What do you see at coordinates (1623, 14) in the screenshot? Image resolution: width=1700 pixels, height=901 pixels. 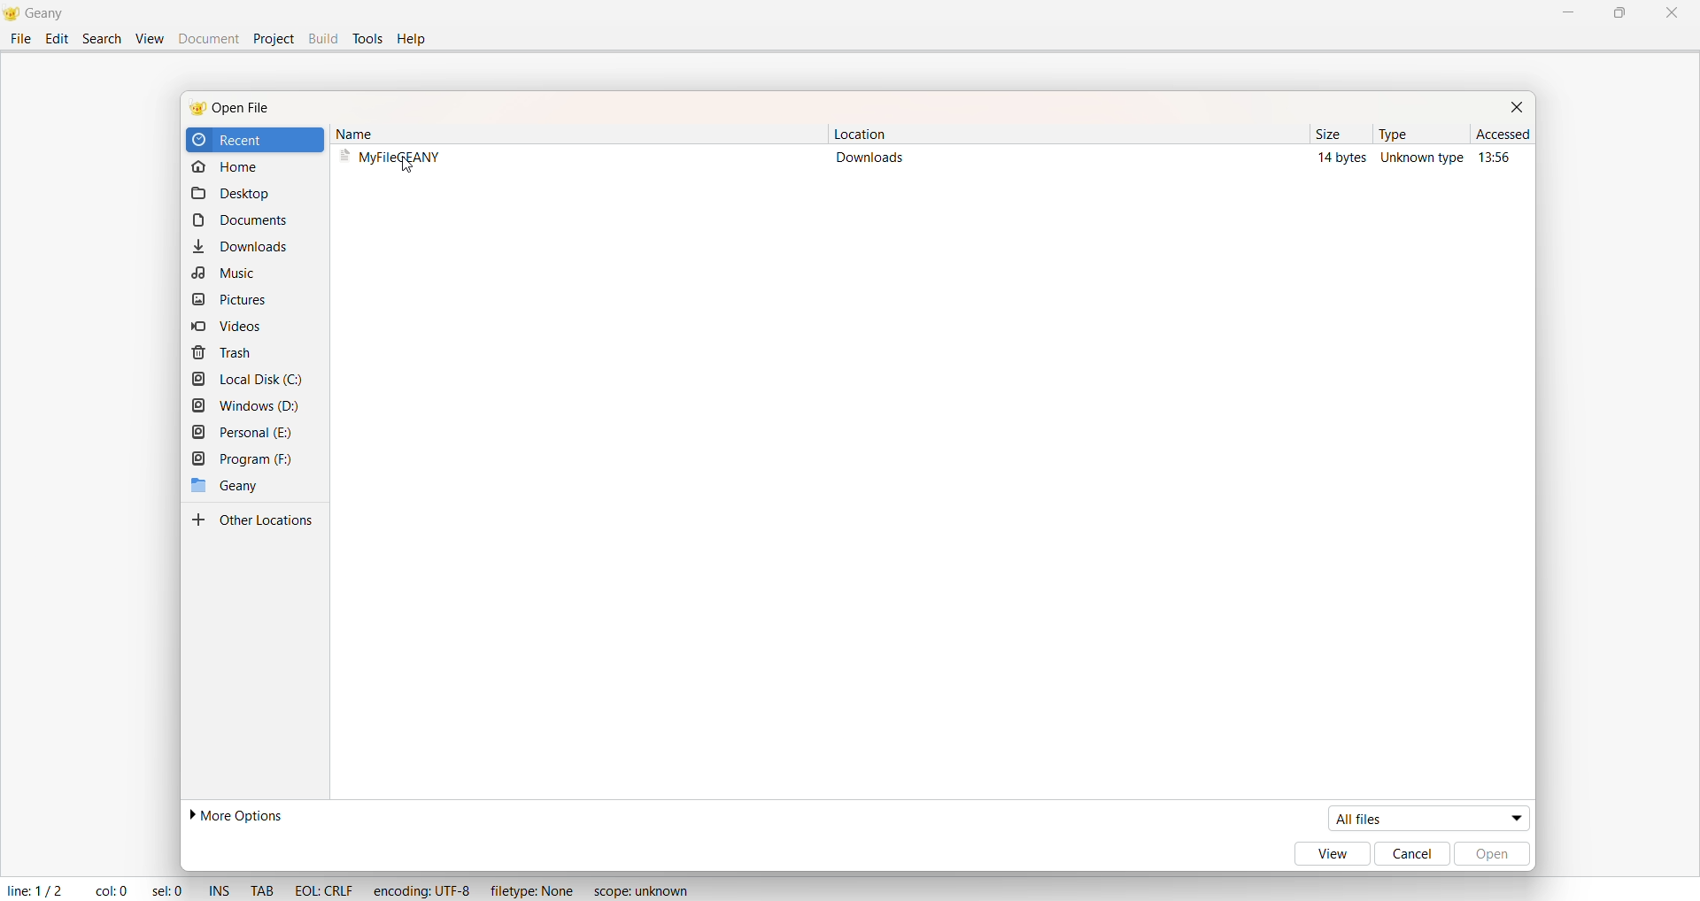 I see `Maximize` at bounding box center [1623, 14].